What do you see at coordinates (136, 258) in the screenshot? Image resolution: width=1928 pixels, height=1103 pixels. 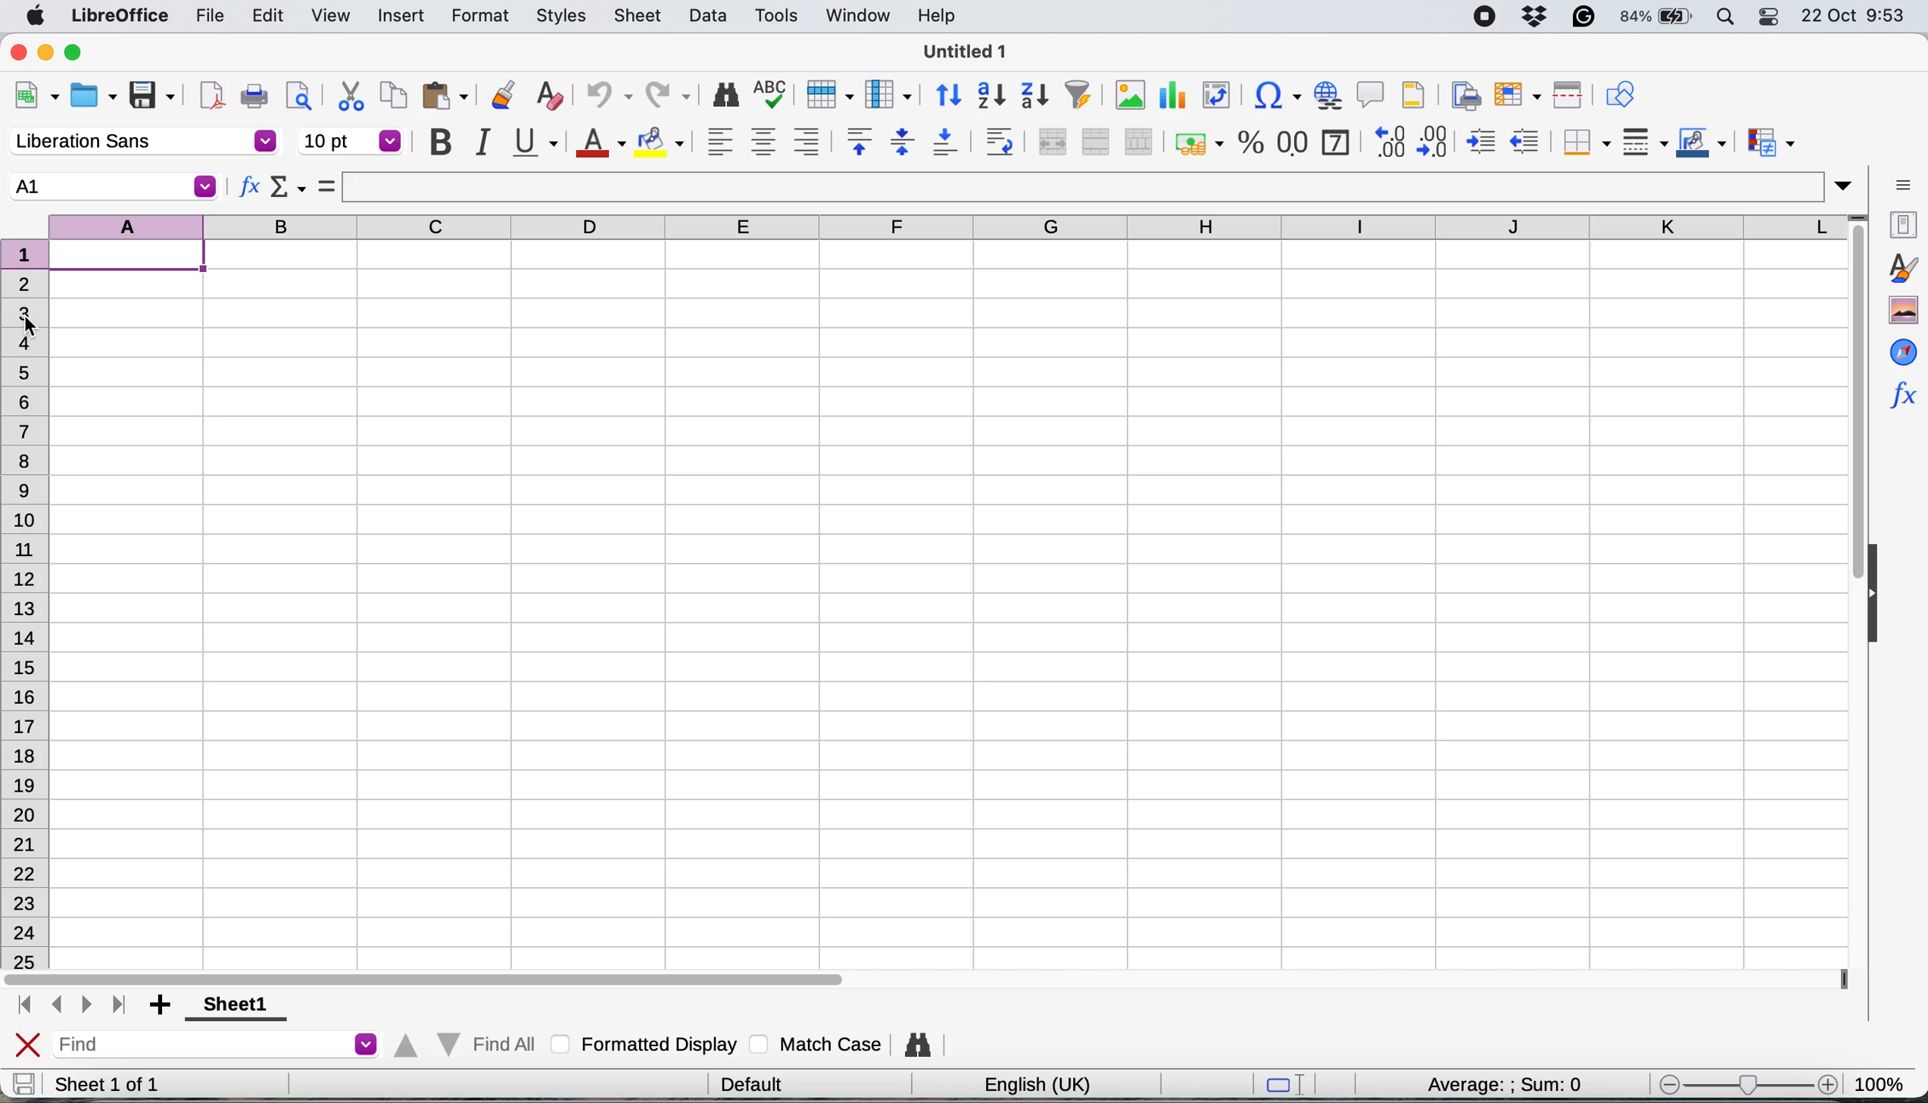 I see `selected cell` at bounding box center [136, 258].